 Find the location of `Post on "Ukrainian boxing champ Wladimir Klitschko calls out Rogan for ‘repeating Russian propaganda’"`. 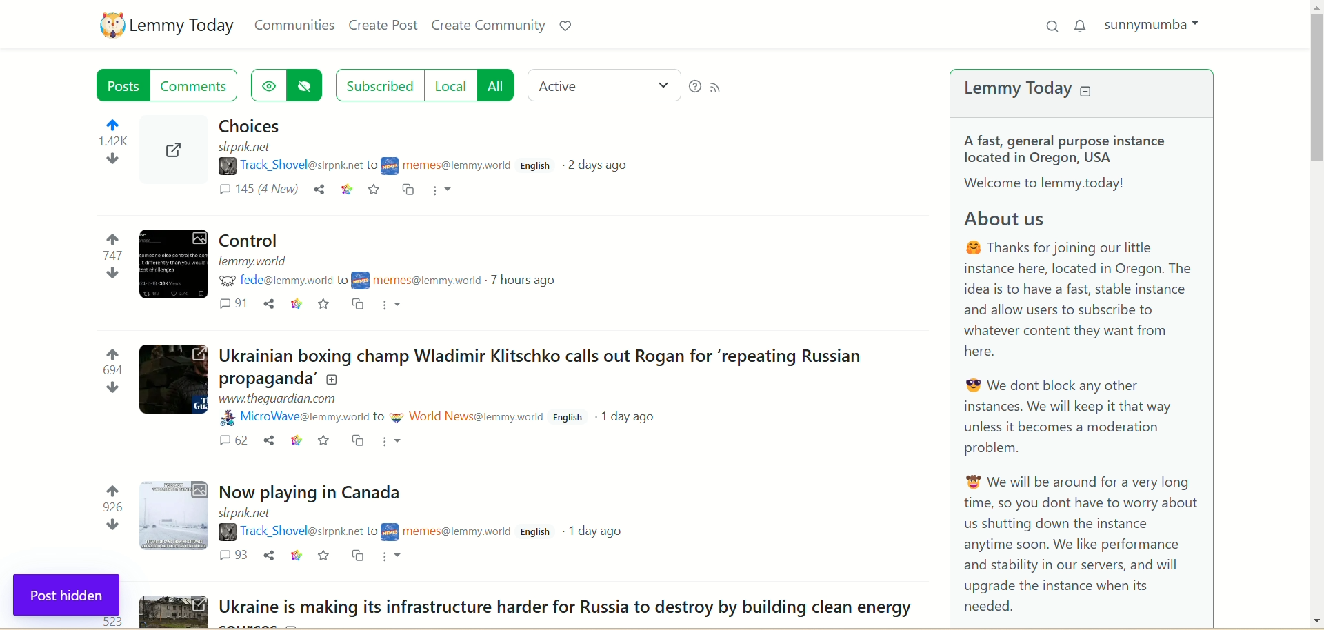

Post on "Ukrainian boxing champ Wladimir Klitschko calls out Rogan for ‘repeating Russian propaganda’" is located at coordinates (548, 364).